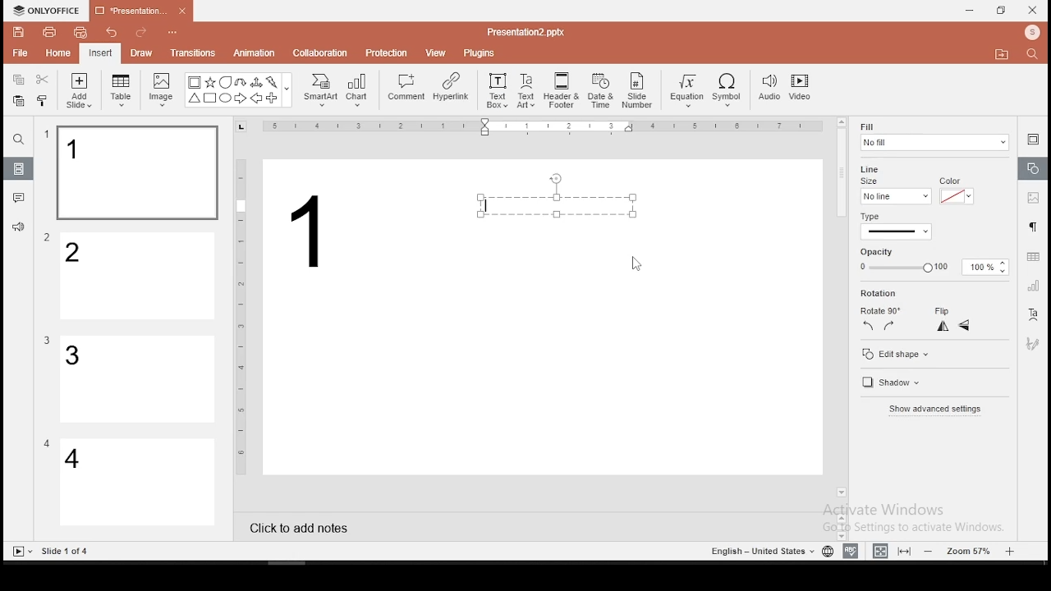 The height and width of the screenshot is (591, 1051). What do you see at coordinates (142, 53) in the screenshot?
I see `draw` at bounding box center [142, 53].